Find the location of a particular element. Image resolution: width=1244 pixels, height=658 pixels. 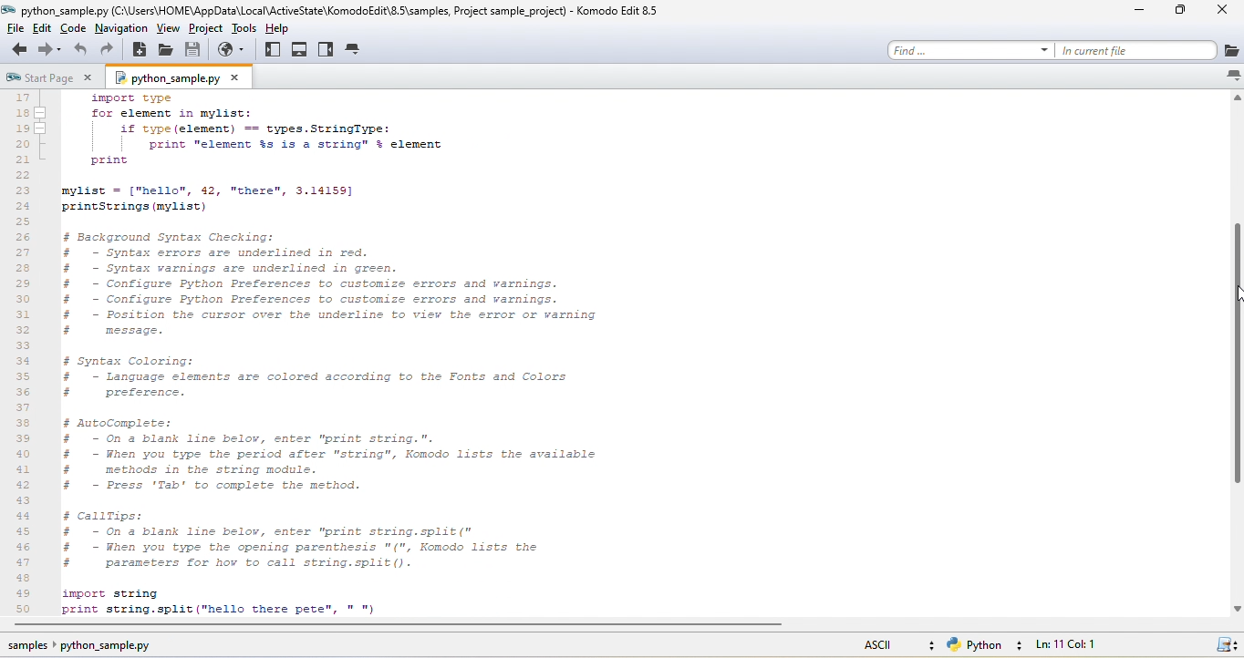

find is located at coordinates (970, 50).